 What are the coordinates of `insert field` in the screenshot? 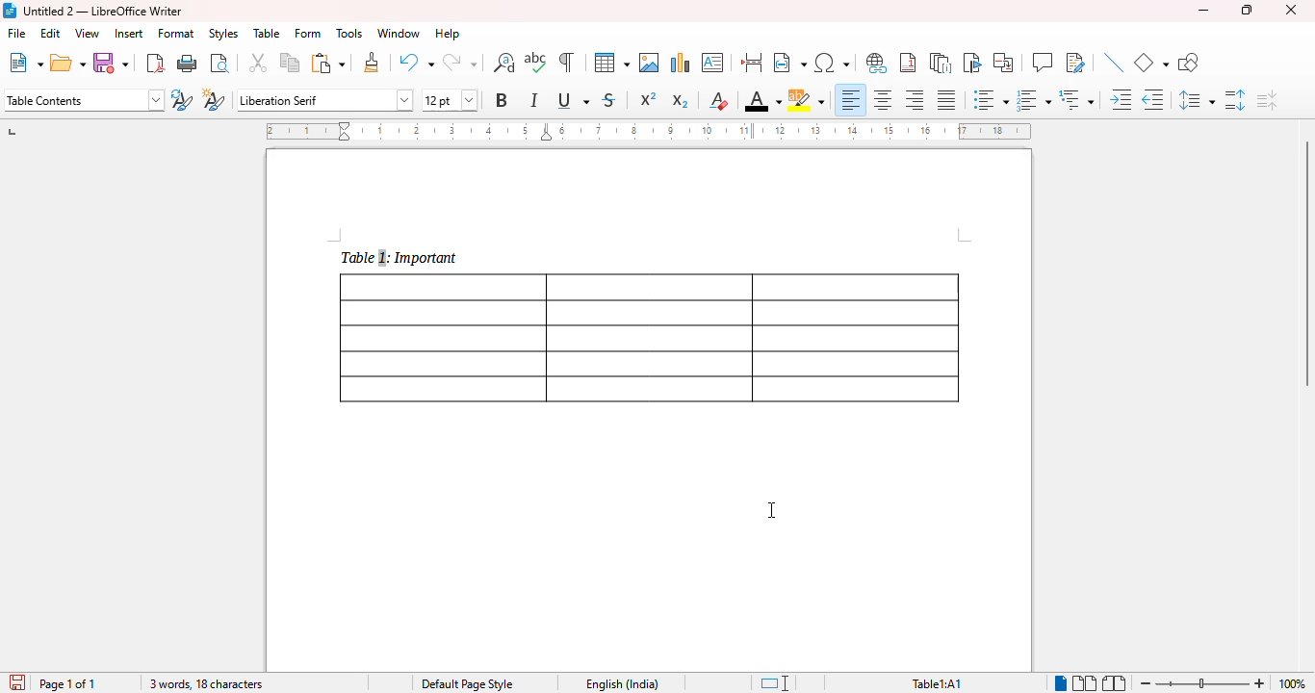 It's located at (790, 62).